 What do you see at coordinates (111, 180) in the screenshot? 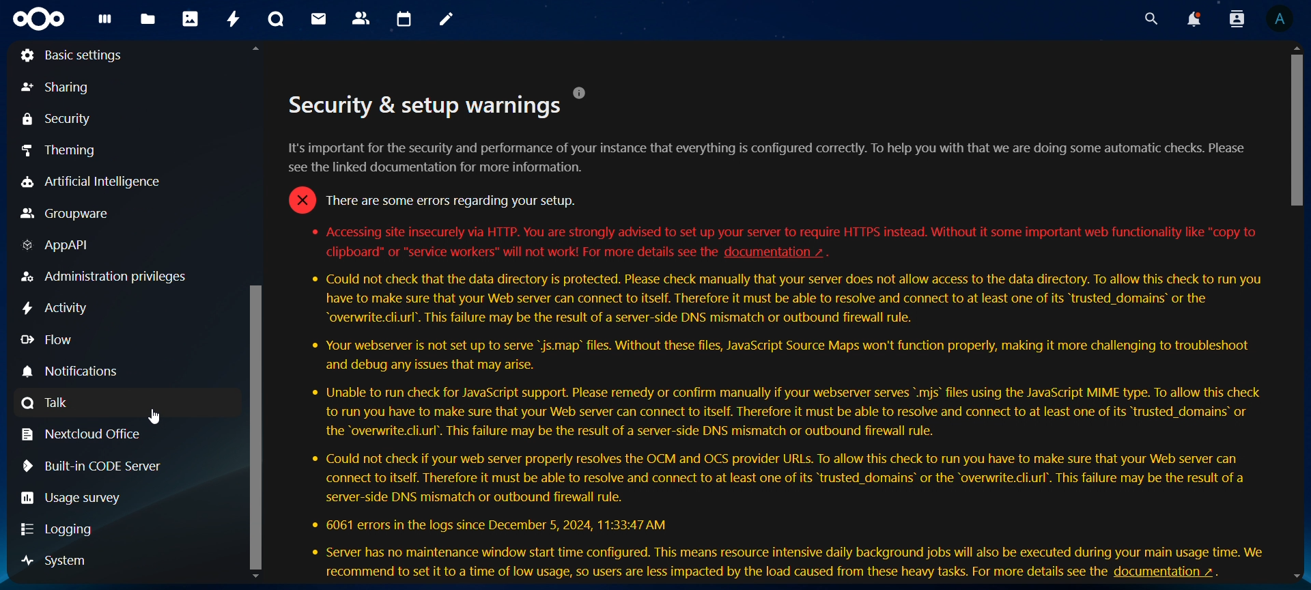
I see `artificial intelligence` at bounding box center [111, 180].